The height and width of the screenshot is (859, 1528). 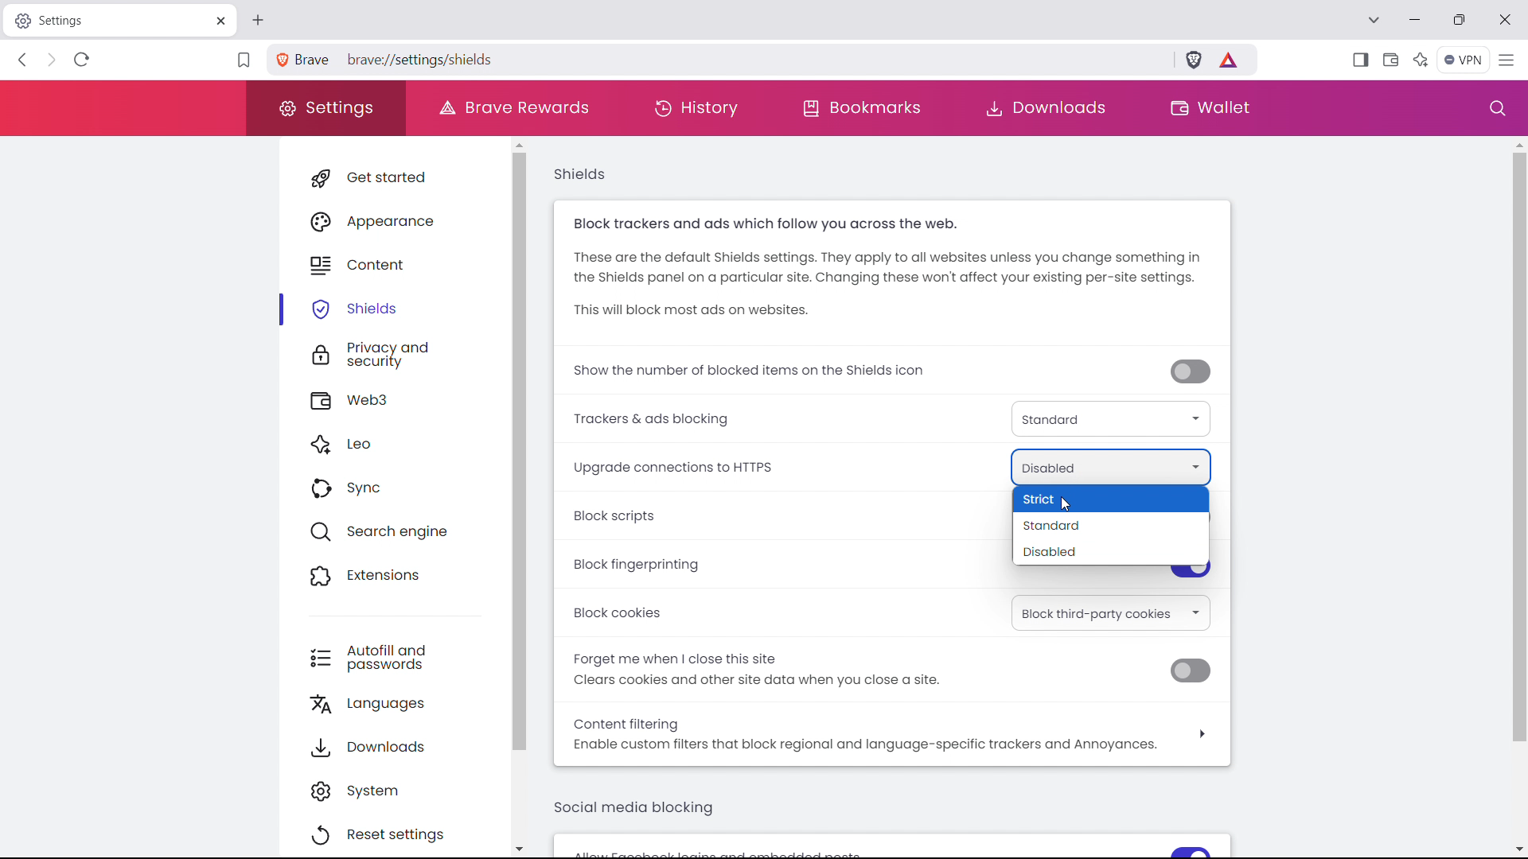 I want to click on social media blocking, so click(x=634, y=807).